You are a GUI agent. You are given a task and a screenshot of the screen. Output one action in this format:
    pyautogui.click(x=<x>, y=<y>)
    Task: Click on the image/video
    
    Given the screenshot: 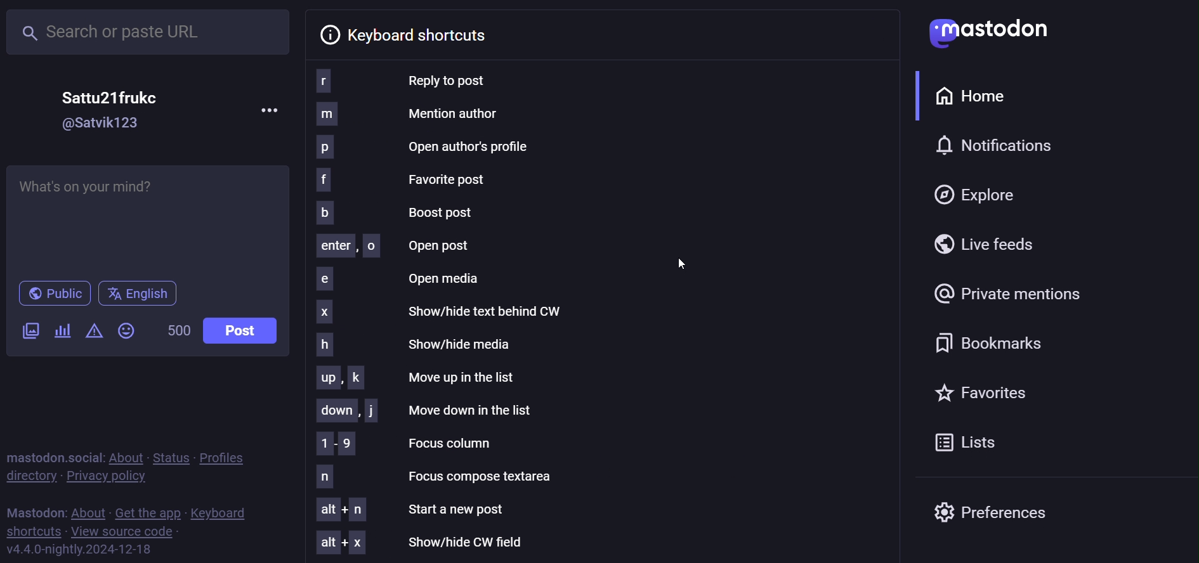 What is the action you would take?
    pyautogui.click(x=30, y=329)
    